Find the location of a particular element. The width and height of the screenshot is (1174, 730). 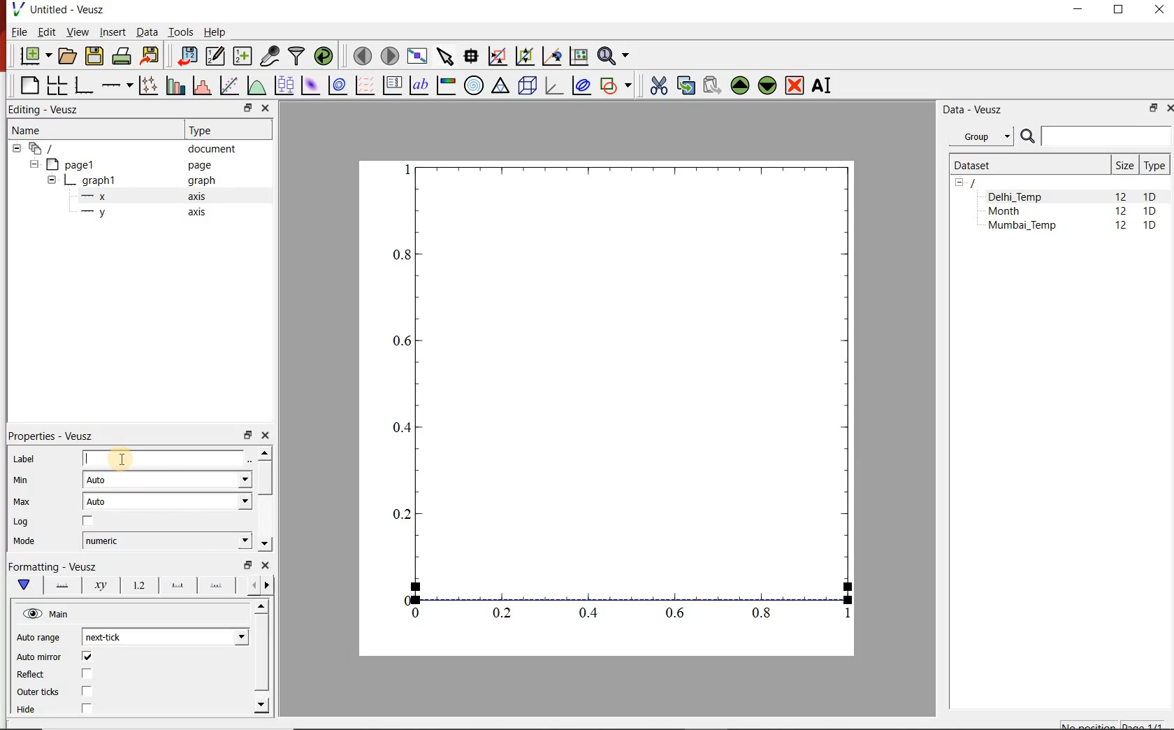

close is located at coordinates (264, 436).